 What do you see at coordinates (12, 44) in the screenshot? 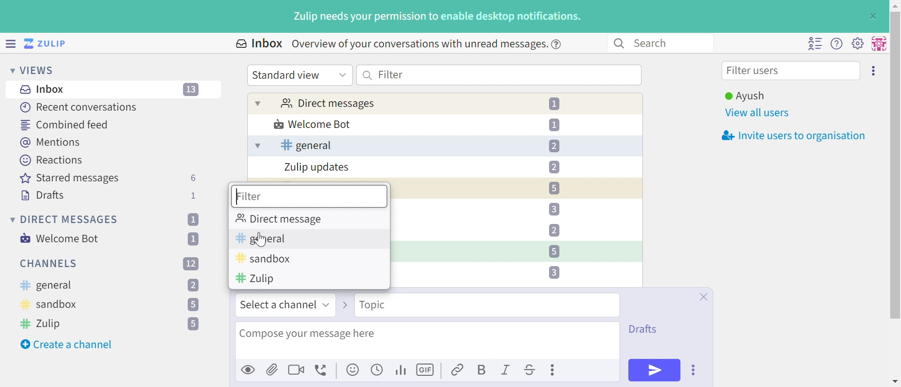
I see `Hide left sidebar` at bounding box center [12, 44].